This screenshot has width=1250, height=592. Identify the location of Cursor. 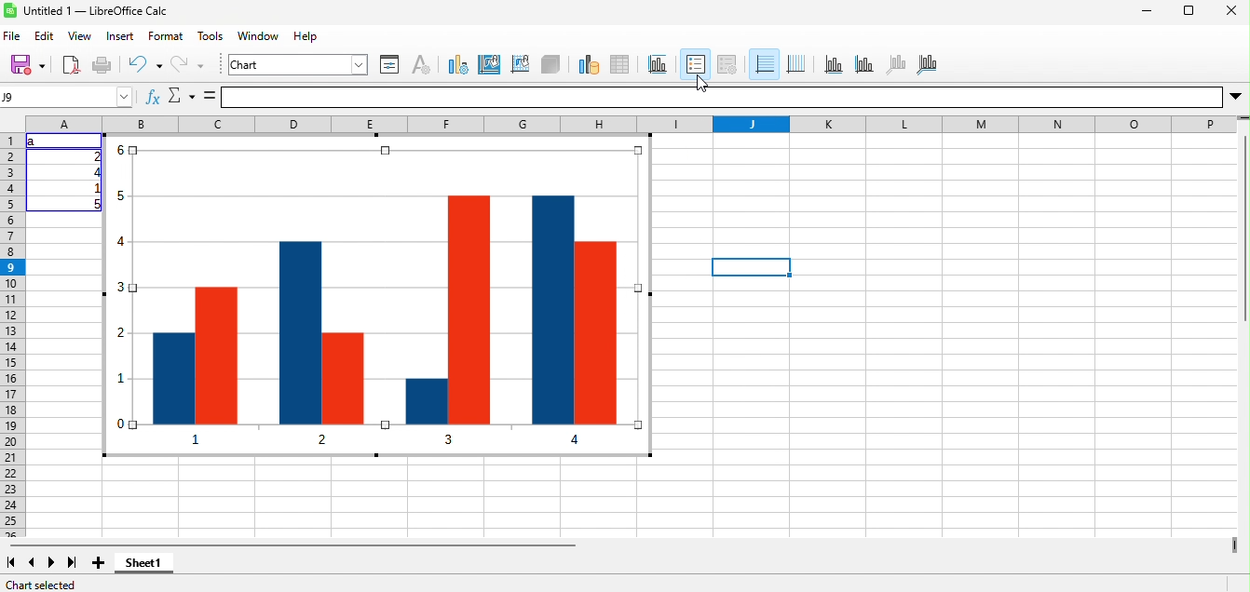
(702, 84).